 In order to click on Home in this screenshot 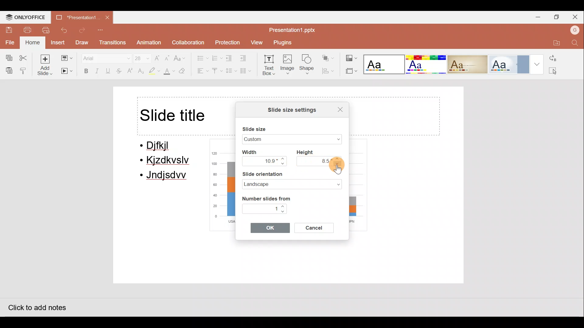, I will do `click(32, 43)`.